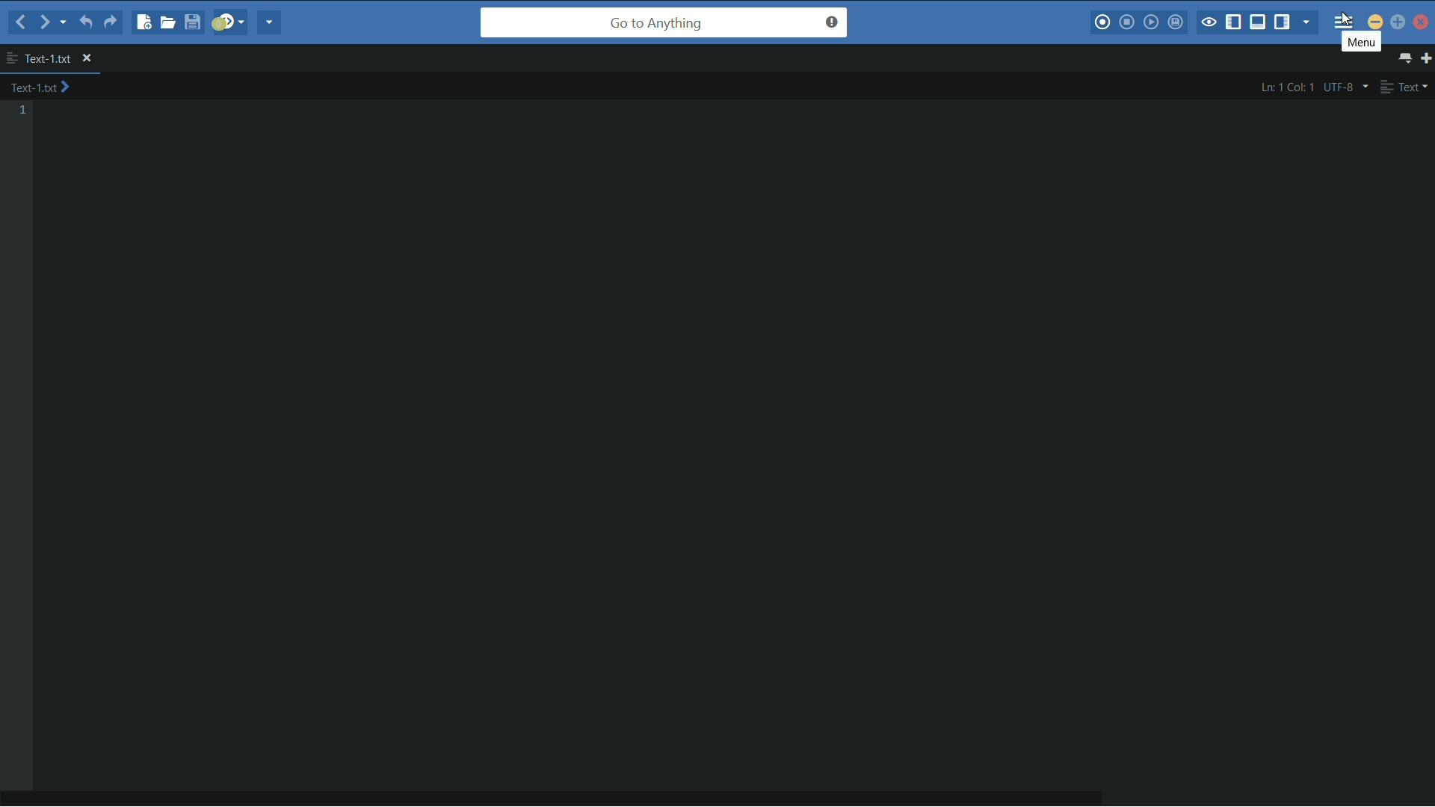 Image resolution: width=1435 pixels, height=807 pixels. What do you see at coordinates (42, 22) in the screenshot?
I see `forward` at bounding box center [42, 22].